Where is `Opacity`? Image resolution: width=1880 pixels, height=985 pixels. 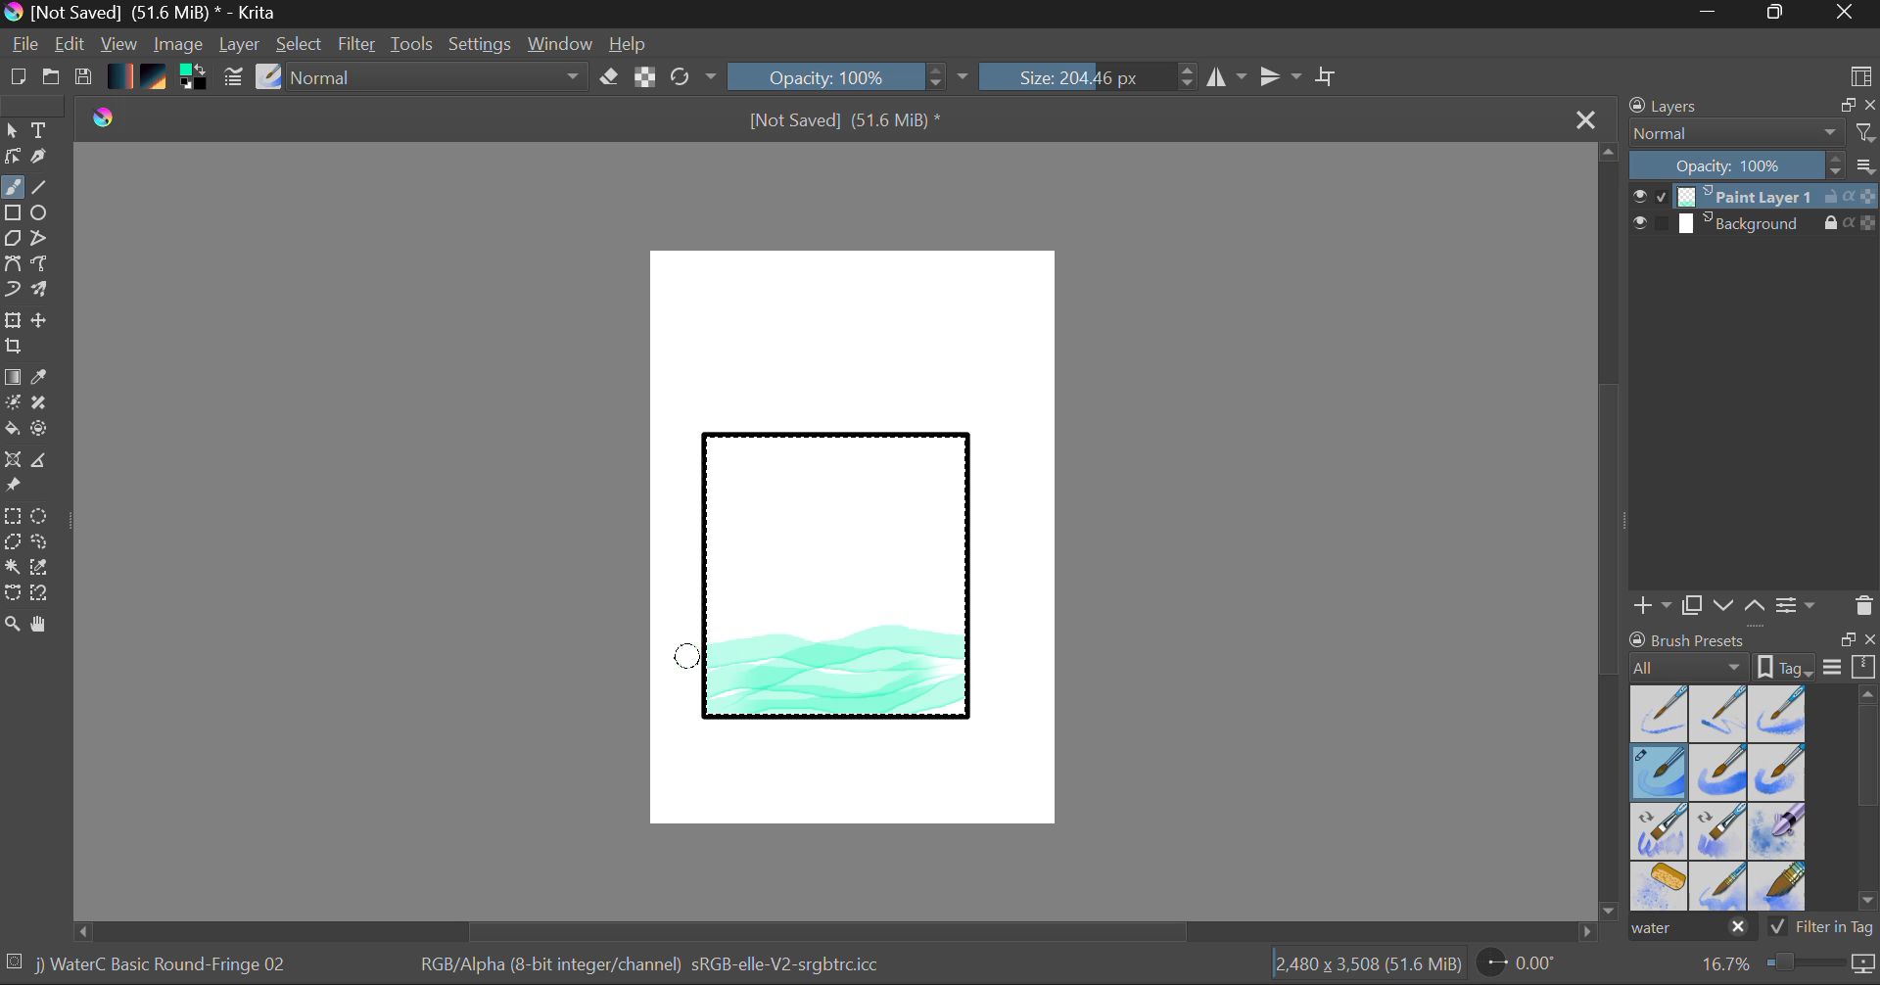 Opacity is located at coordinates (851, 76).